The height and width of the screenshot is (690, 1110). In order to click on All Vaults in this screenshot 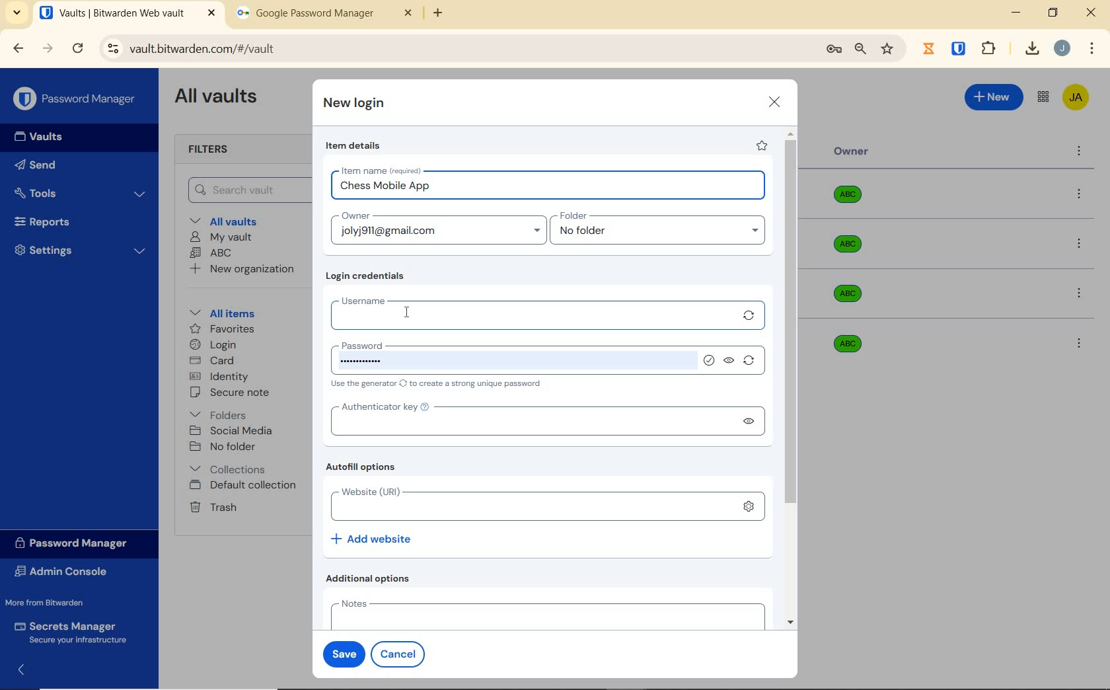, I will do `click(219, 98)`.